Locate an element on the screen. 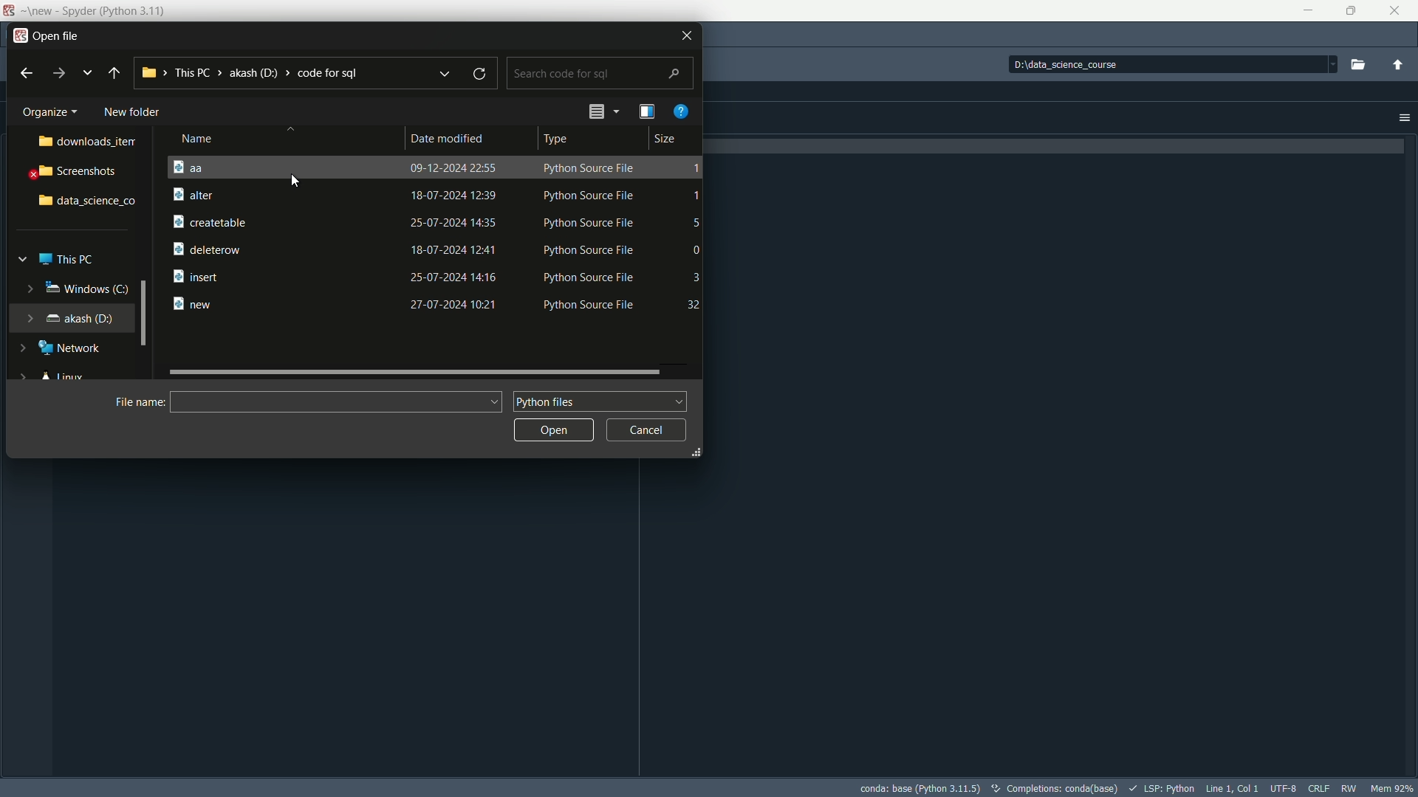 The image size is (1418, 797). memory usage is located at coordinates (1393, 788).